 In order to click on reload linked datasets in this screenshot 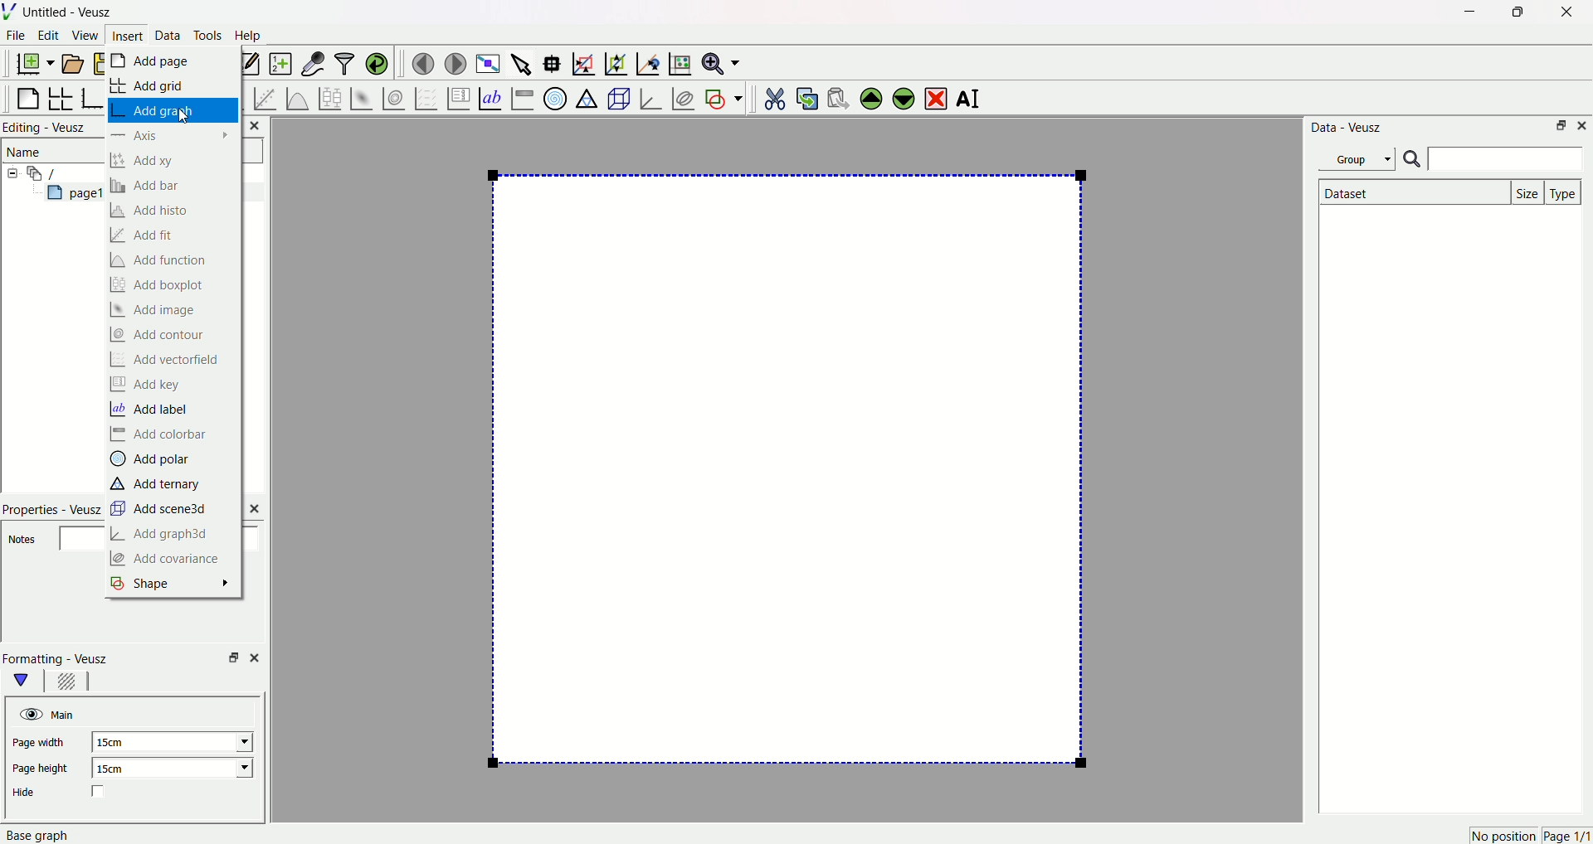, I will do `click(378, 61)`.